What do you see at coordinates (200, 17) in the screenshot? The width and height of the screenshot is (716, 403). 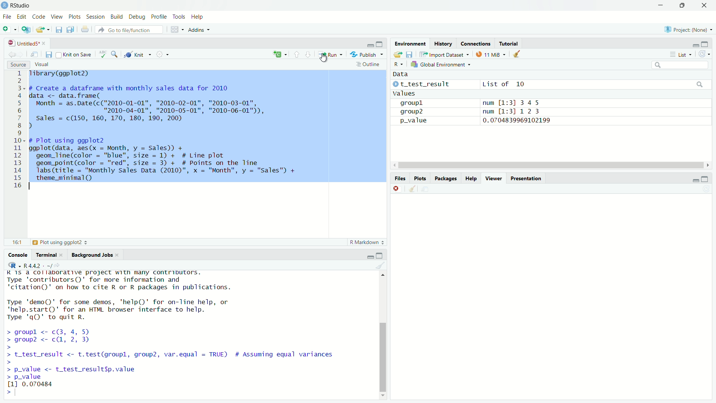 I see `Help` at bounding box center [200, 17].